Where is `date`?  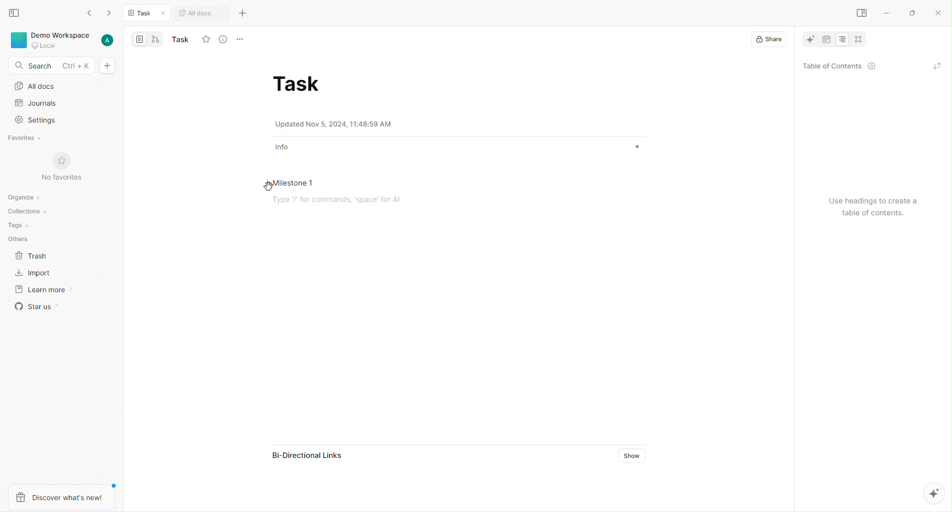
date is located at coordinates (825, 39).